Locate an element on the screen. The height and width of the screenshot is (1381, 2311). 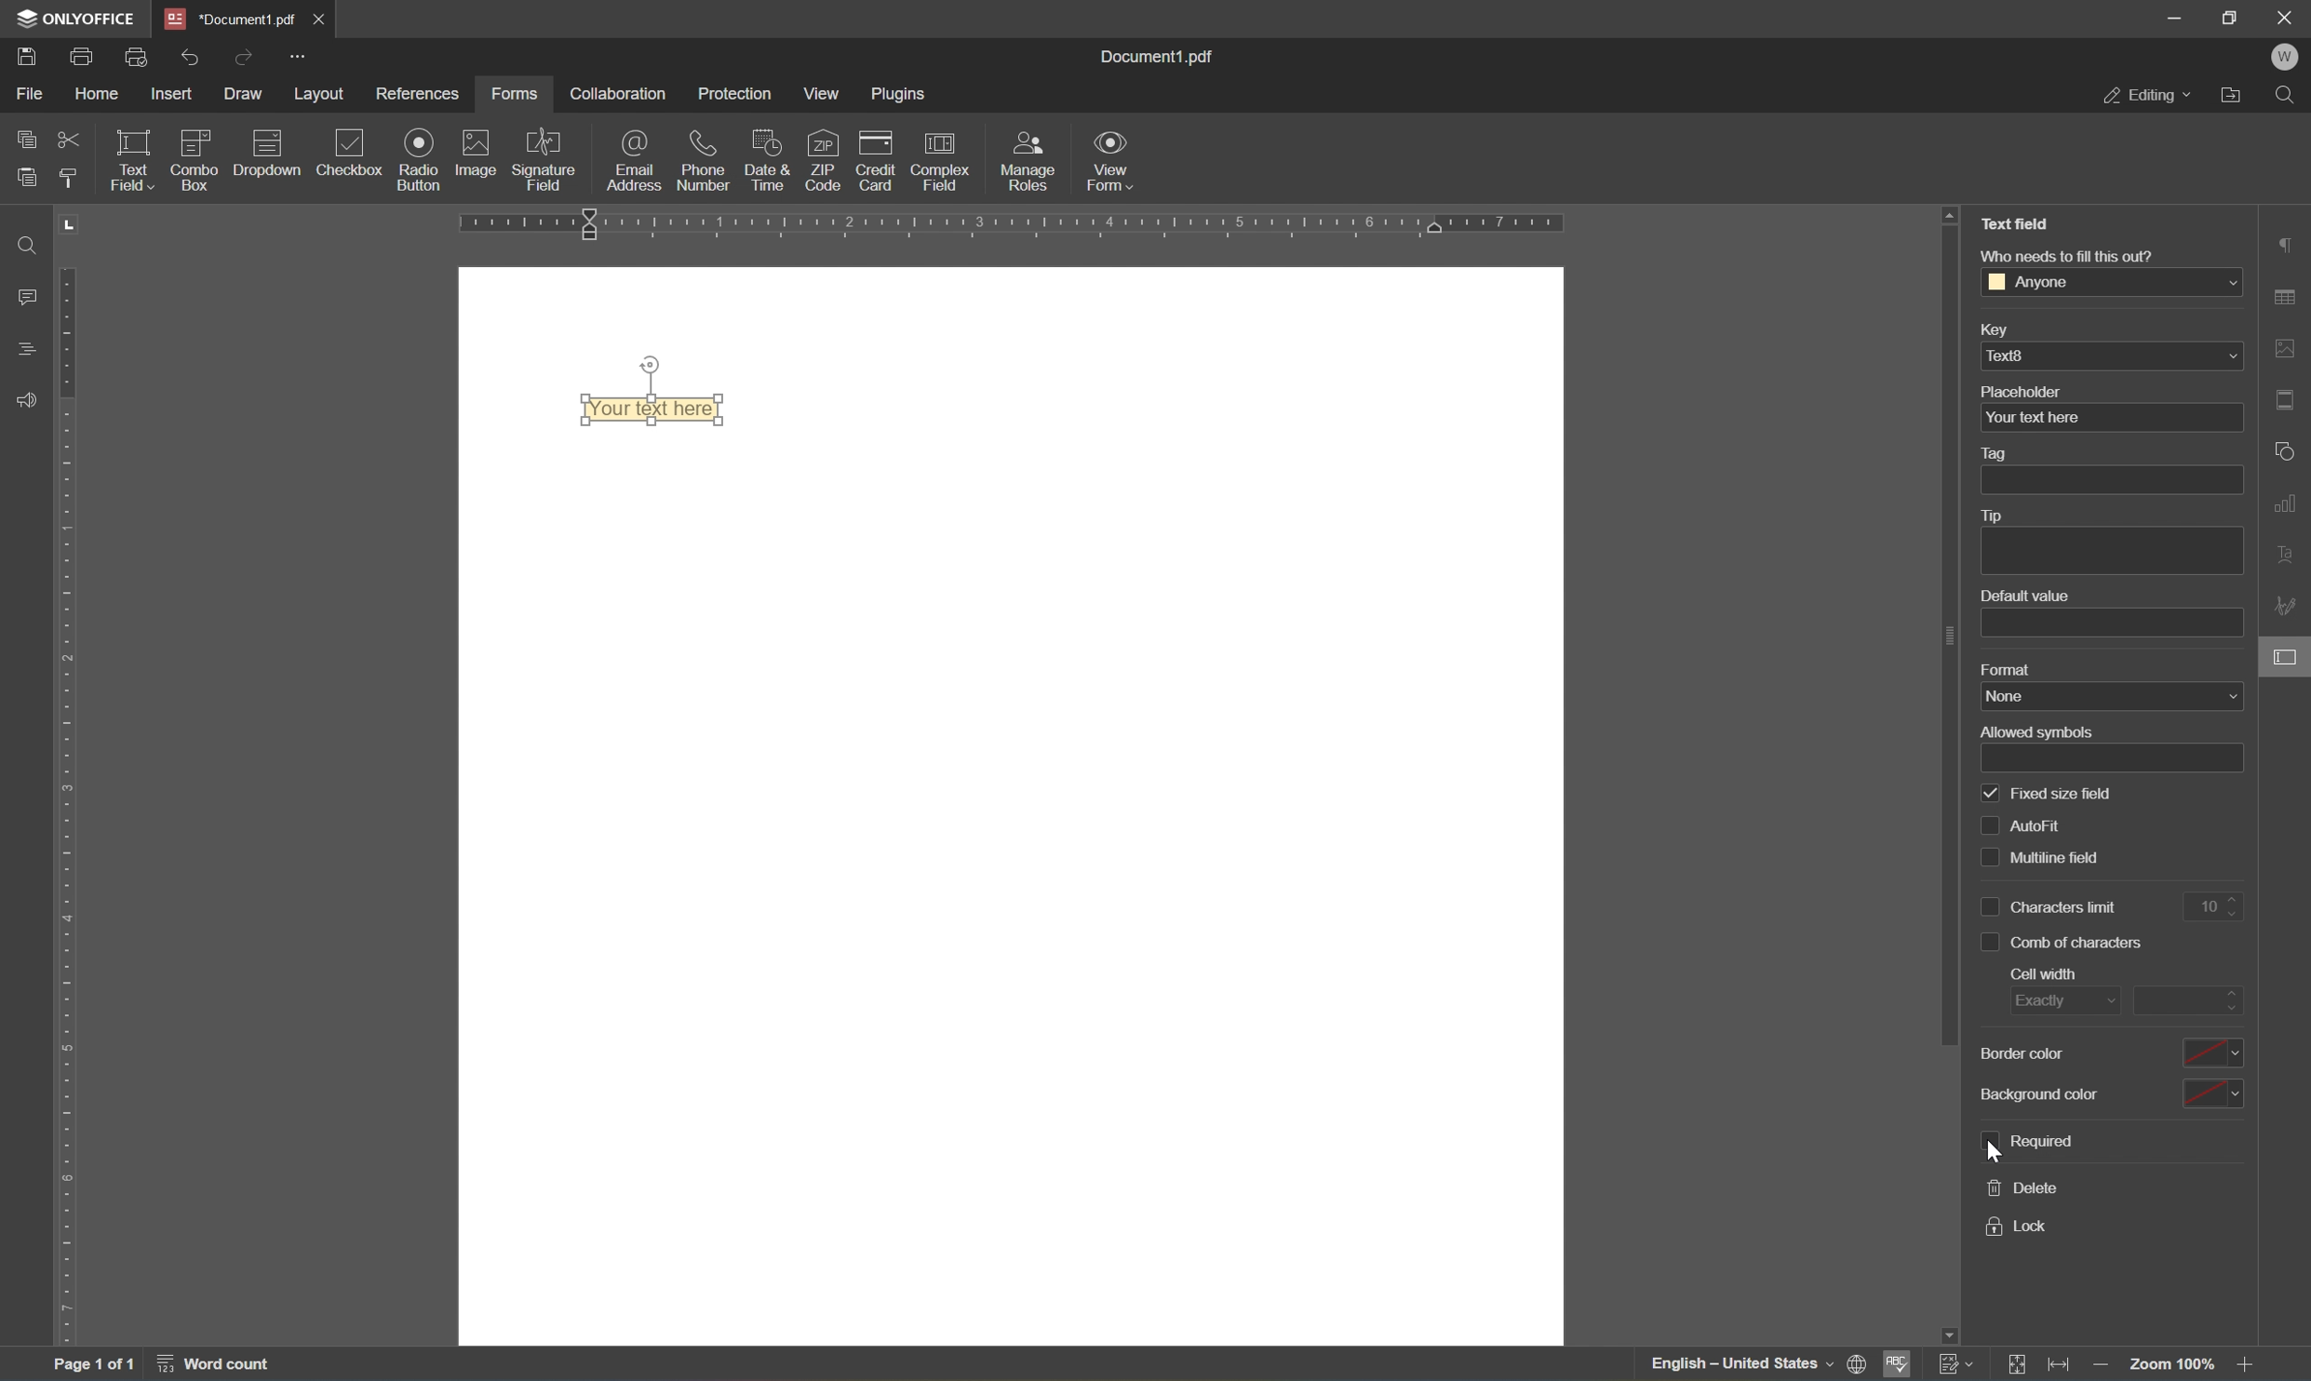
email addresses is located at coordinates (636, 160).